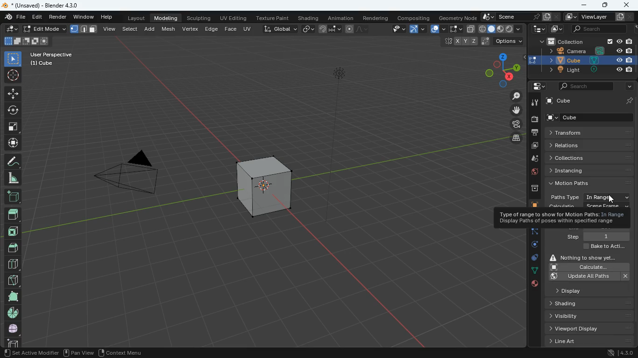 This screenshot has width=638, height=358. Describe the element at coordinates (342, 18) in the screenshot. I see `animation` at that location.